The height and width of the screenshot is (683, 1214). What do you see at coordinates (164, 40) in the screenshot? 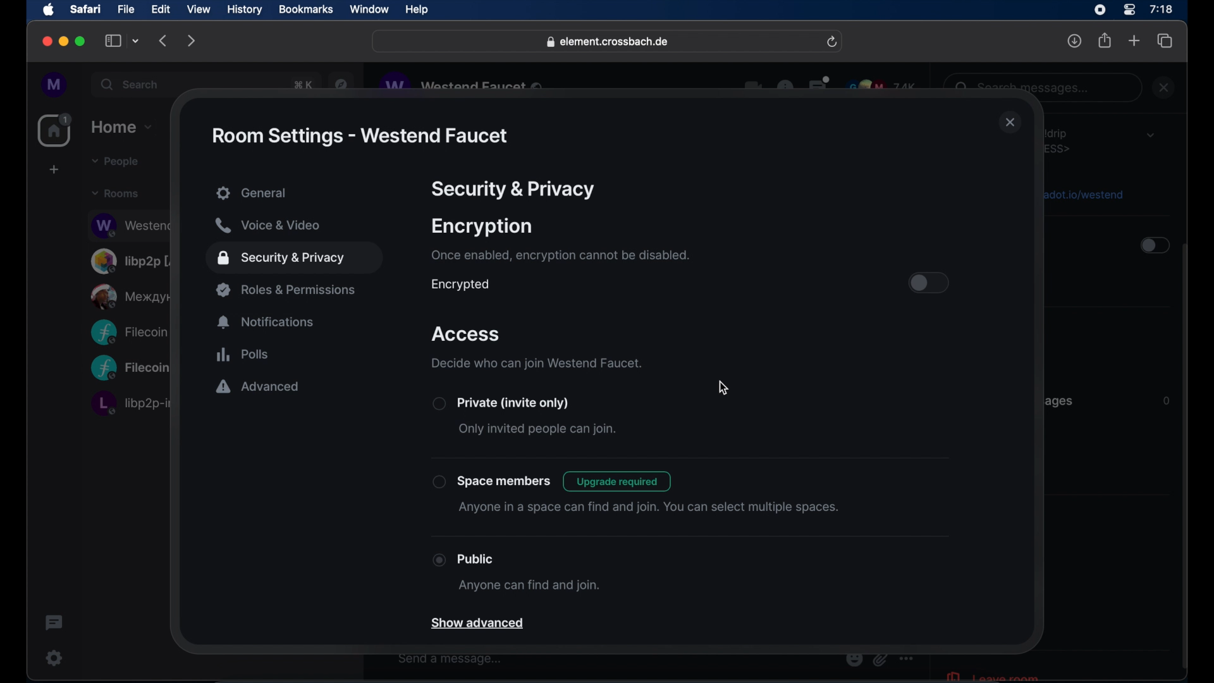
I see `backward` at bounding box center [164, 40].